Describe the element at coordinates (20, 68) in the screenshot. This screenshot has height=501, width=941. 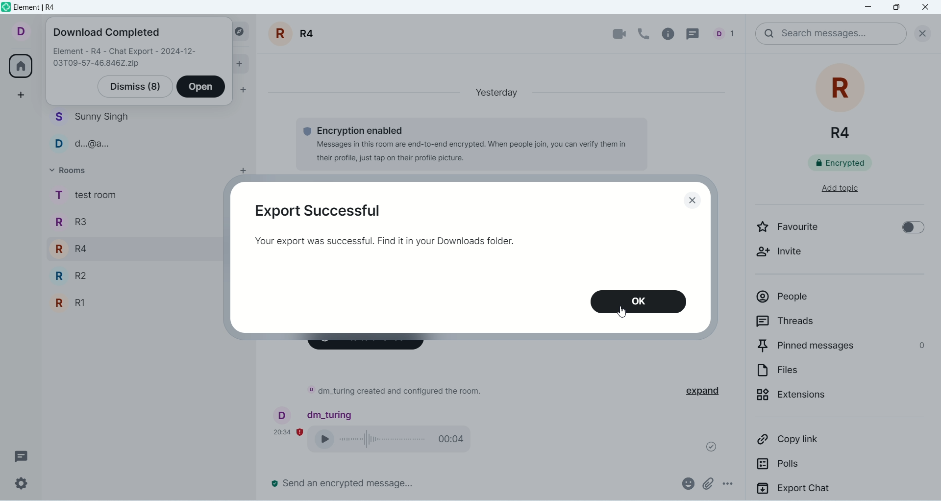
I see `all rooms` at that location.